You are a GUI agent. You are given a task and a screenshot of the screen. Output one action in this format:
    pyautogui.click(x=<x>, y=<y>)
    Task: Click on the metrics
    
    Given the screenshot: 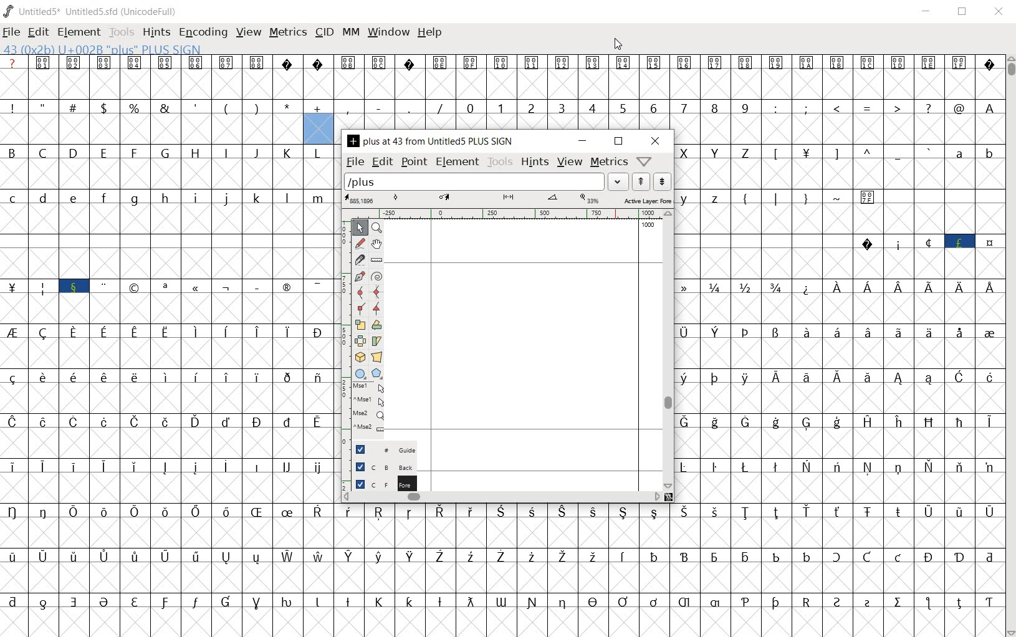 What is the action you would take?
    pyautogui.click(x=287, y=33)
    